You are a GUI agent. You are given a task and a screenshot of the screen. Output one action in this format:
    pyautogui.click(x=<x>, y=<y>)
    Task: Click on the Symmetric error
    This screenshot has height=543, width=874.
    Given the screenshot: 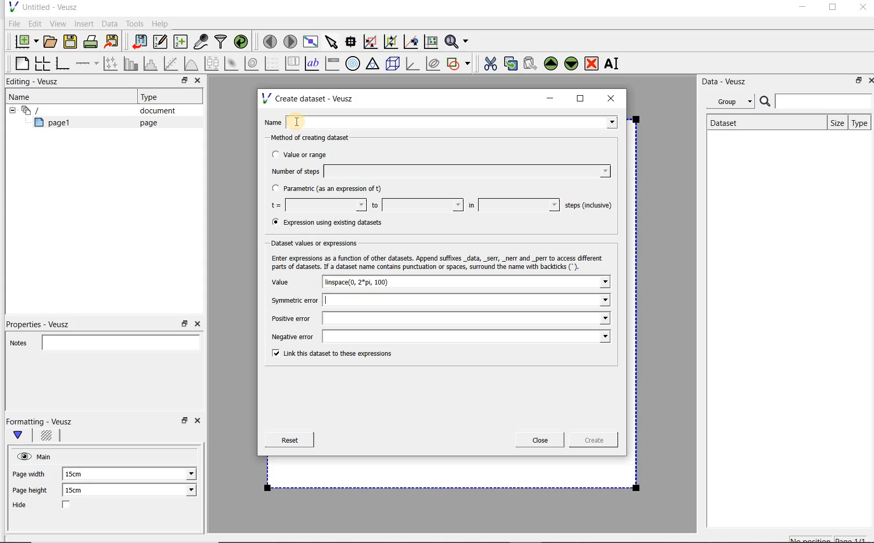 What is the action you would take?
    pyautogui.click(x=437, y=300)
    